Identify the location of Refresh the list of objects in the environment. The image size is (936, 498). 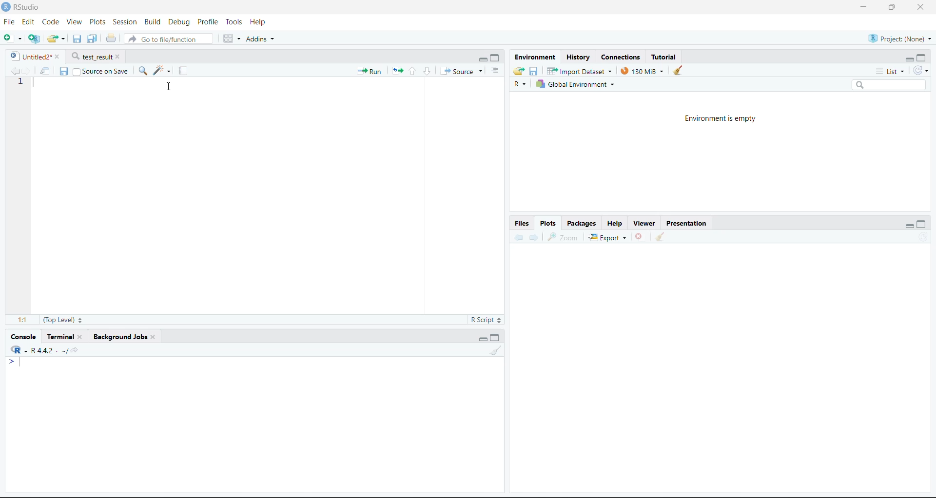
(920, 70).